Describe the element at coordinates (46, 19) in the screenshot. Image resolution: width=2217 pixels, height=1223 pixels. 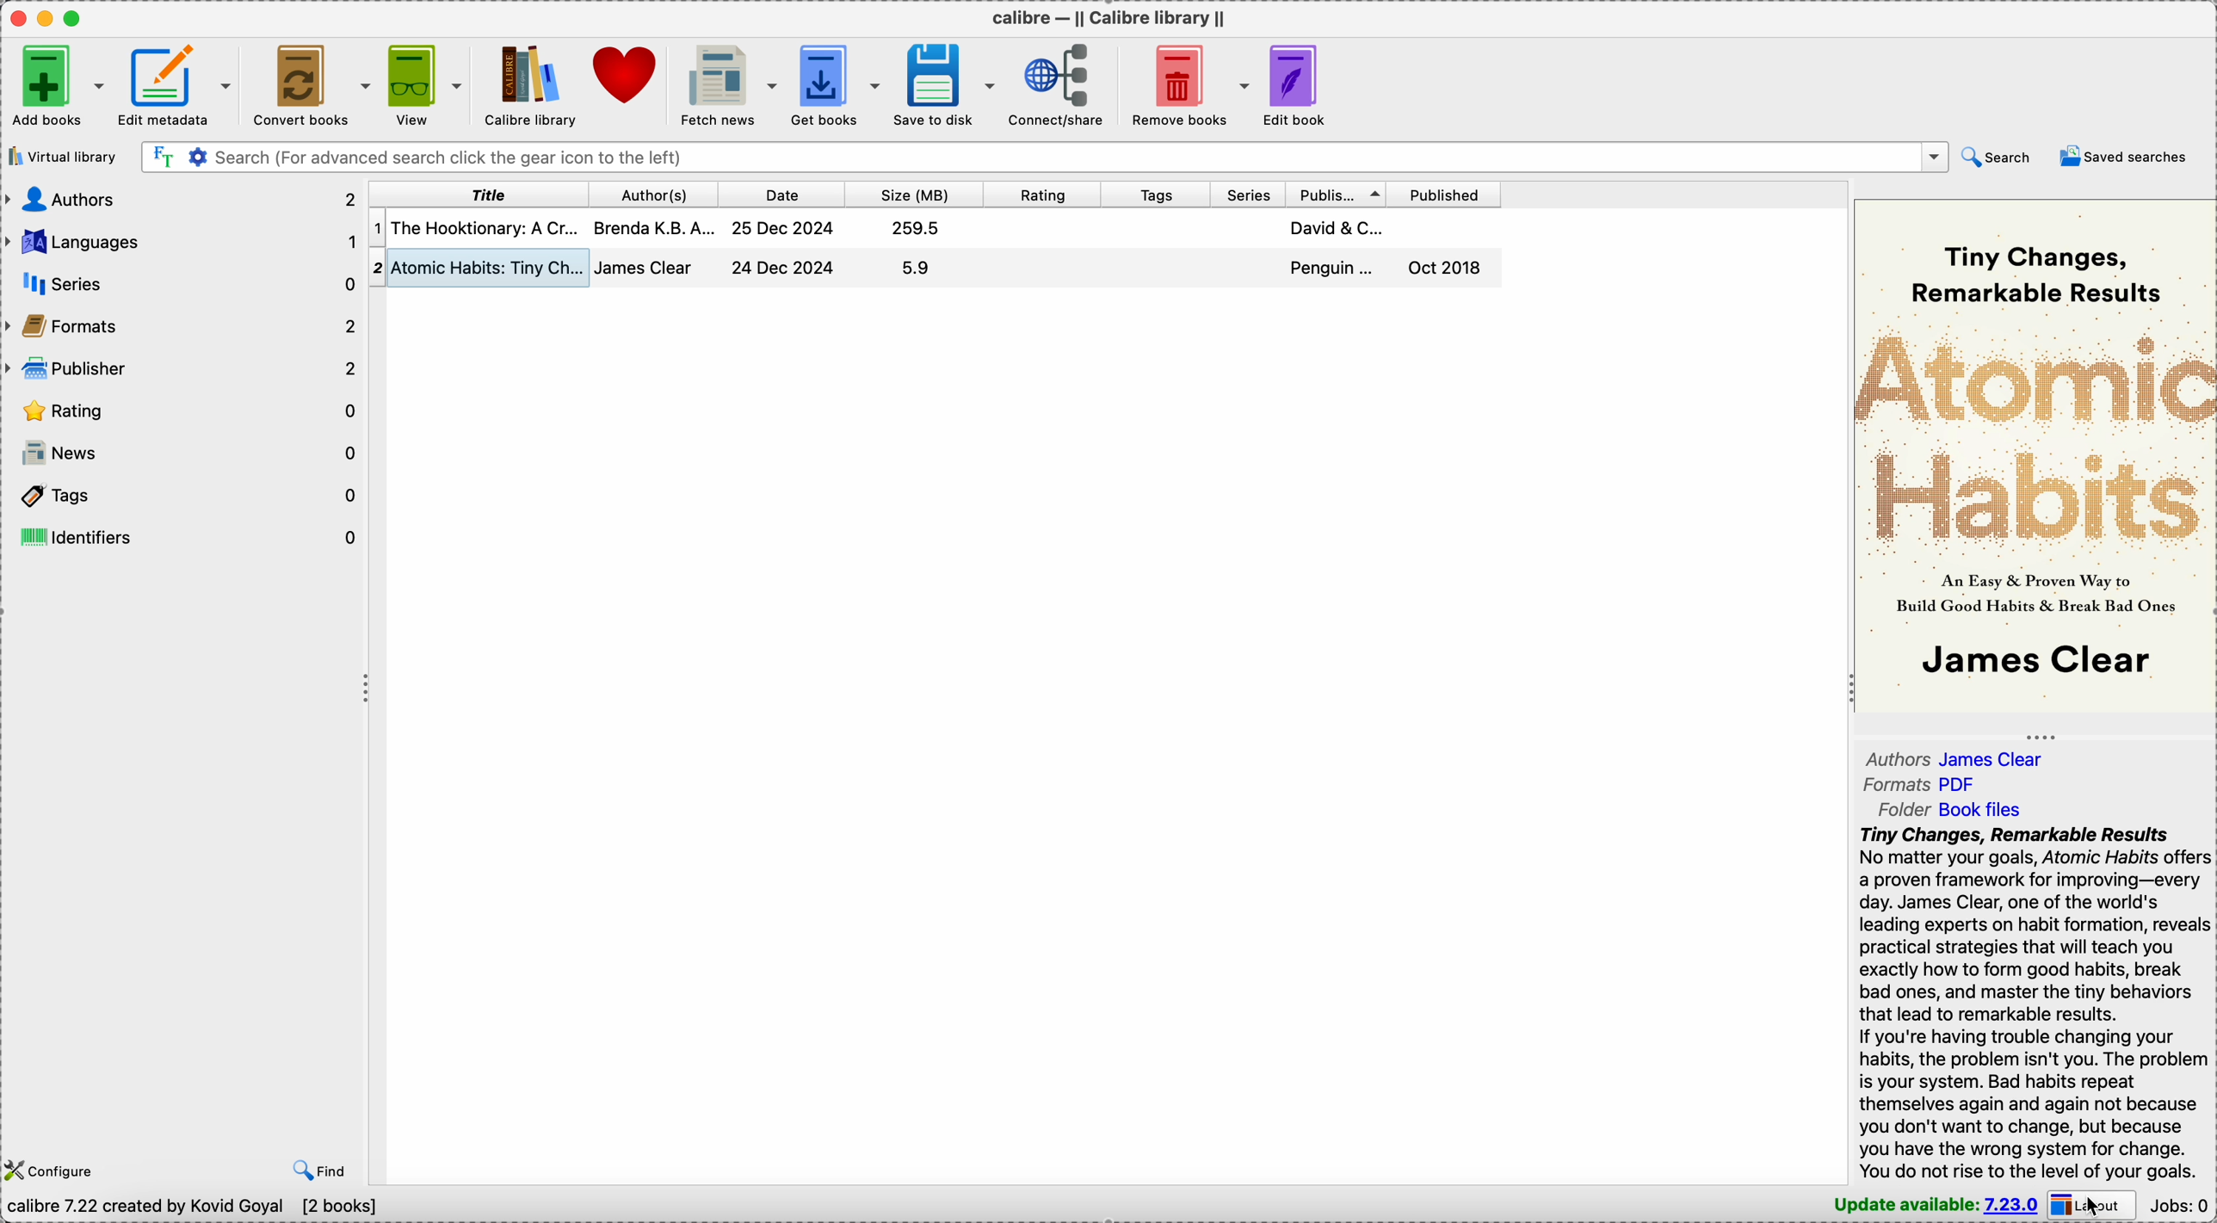
I see `minimize Calibre` at that location.